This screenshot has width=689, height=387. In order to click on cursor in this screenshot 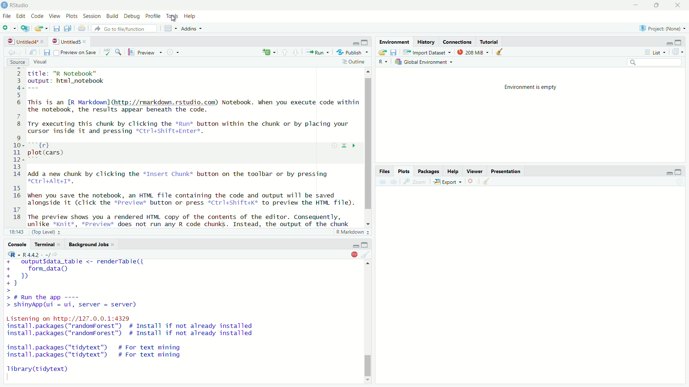, I will do `click(173, 19)`.